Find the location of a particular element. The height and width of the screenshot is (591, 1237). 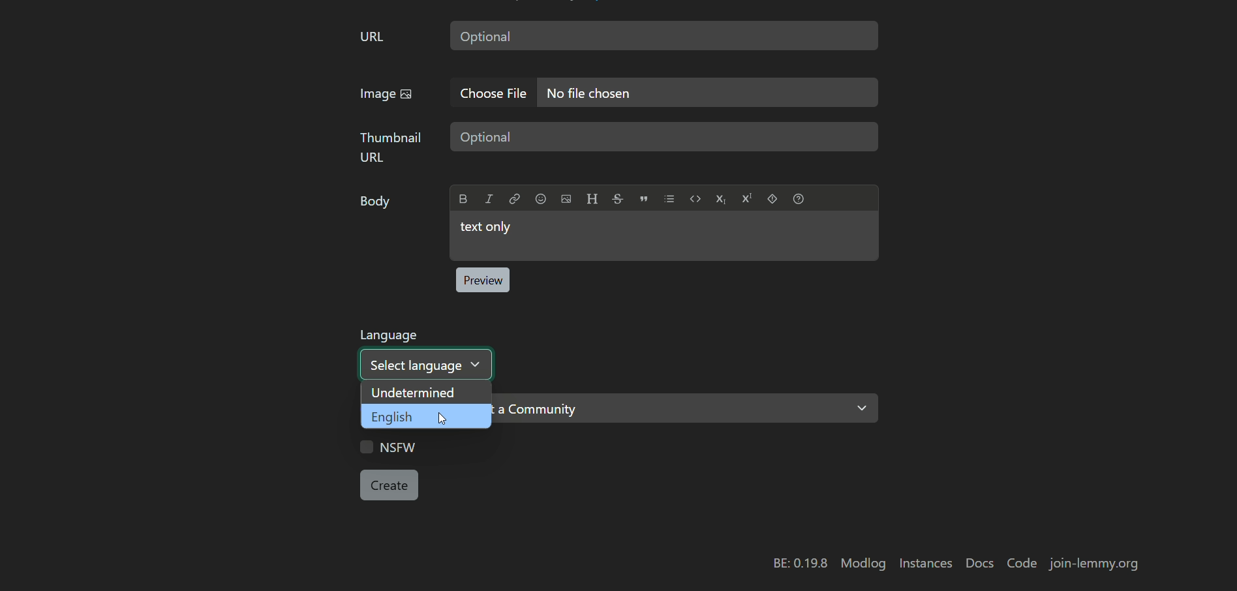

NSFW is located at coordinates (388, 446).